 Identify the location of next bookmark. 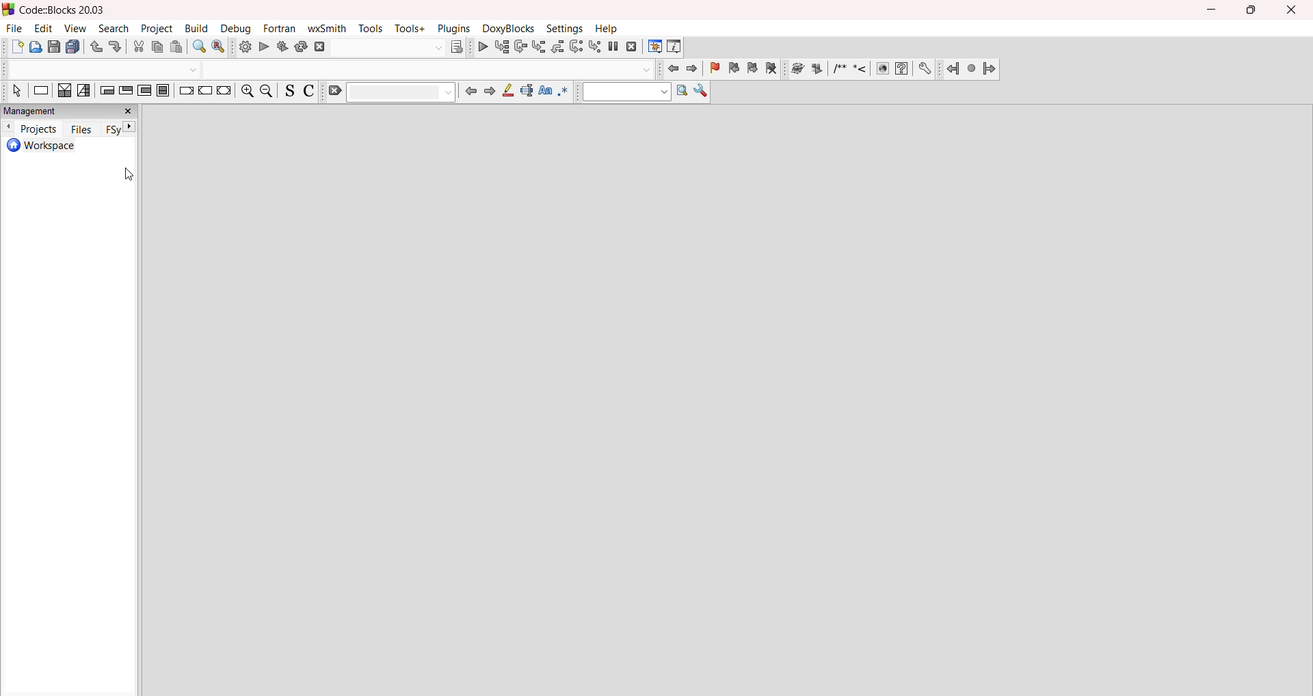
(754, 70).